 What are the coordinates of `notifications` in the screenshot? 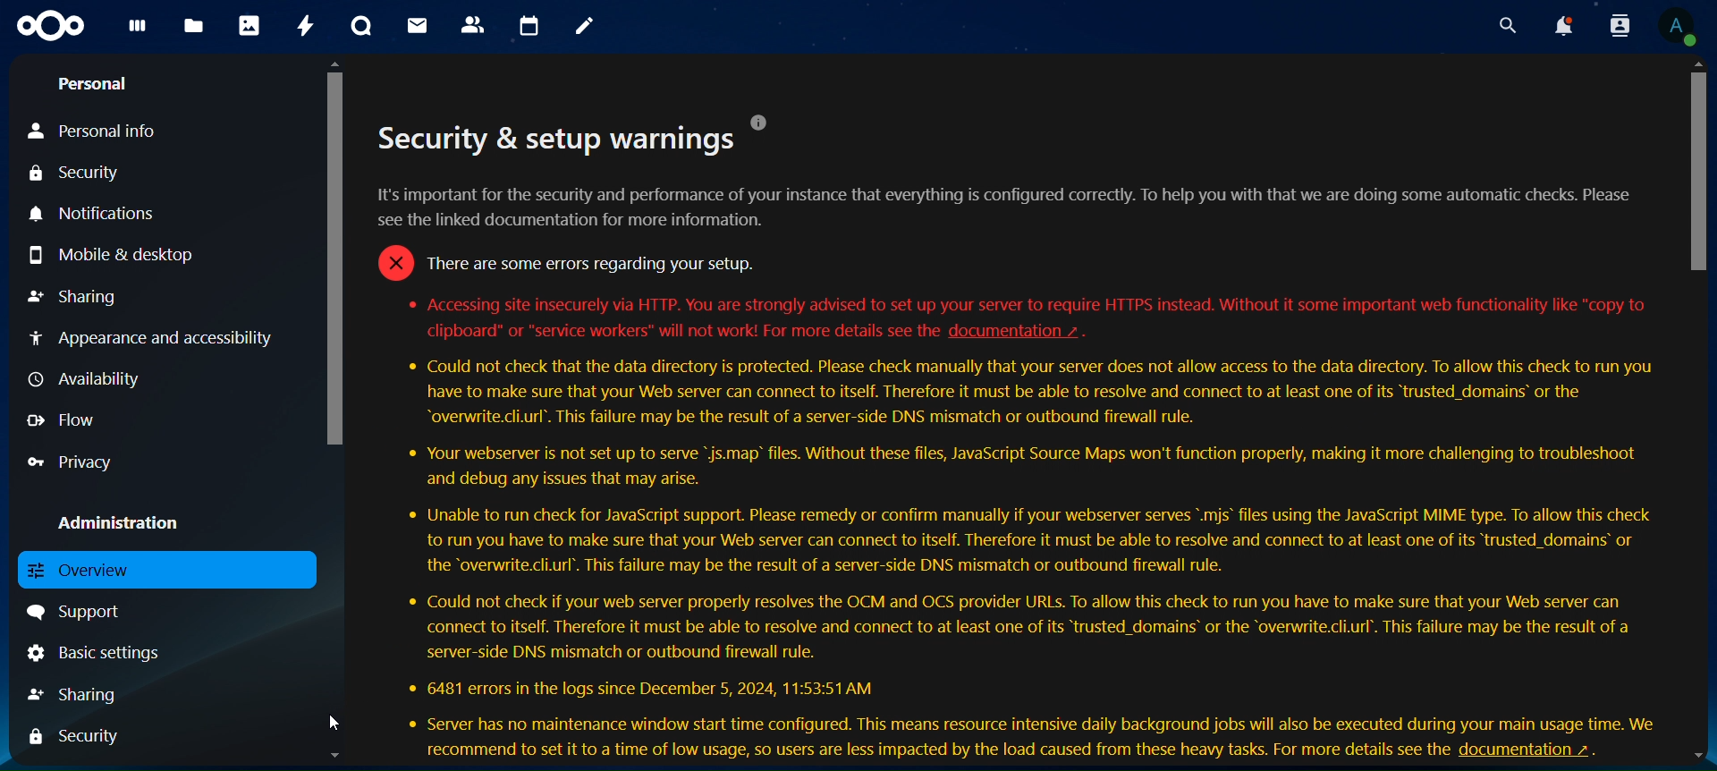 It's located at (1558, 27).